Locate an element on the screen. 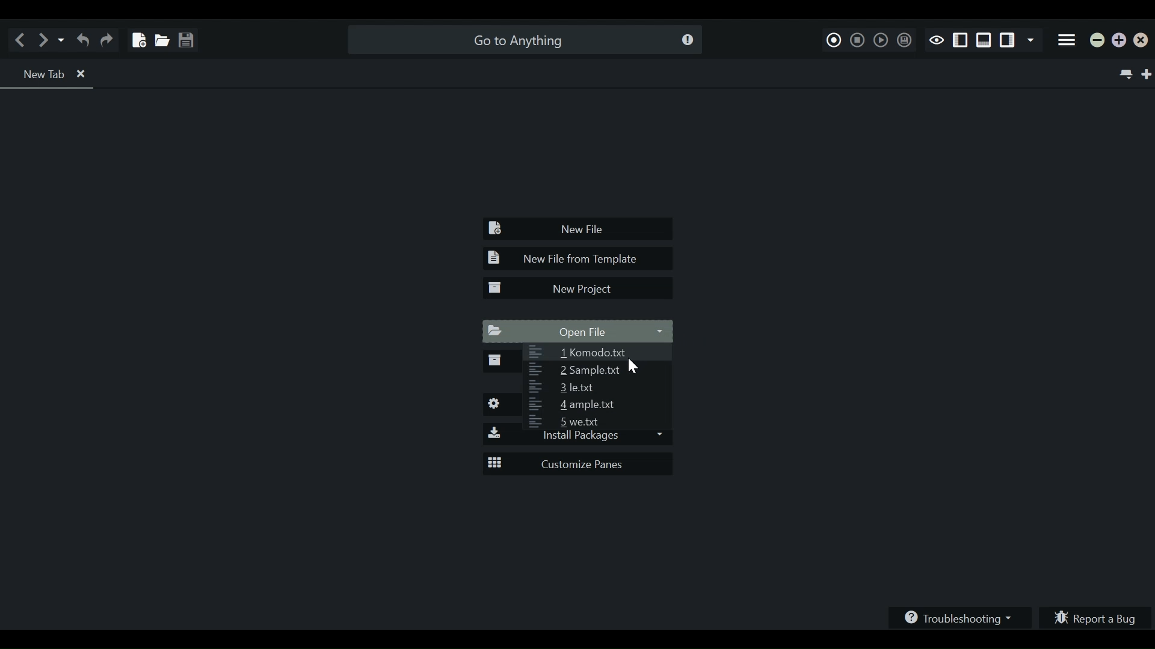 This screenshot has height=649, width=1155. Restore is located at coordinates (1120, 41).